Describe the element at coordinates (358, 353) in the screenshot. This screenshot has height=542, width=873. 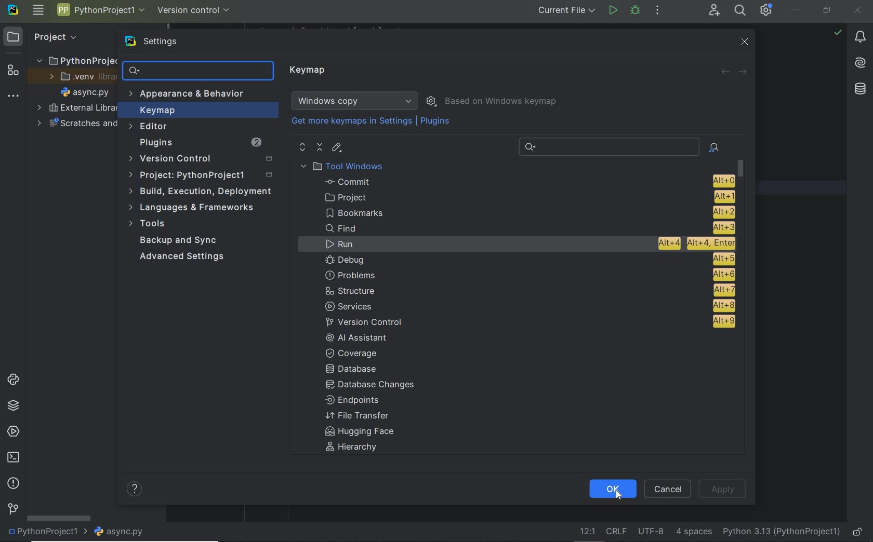
I see `coverage` at that location.